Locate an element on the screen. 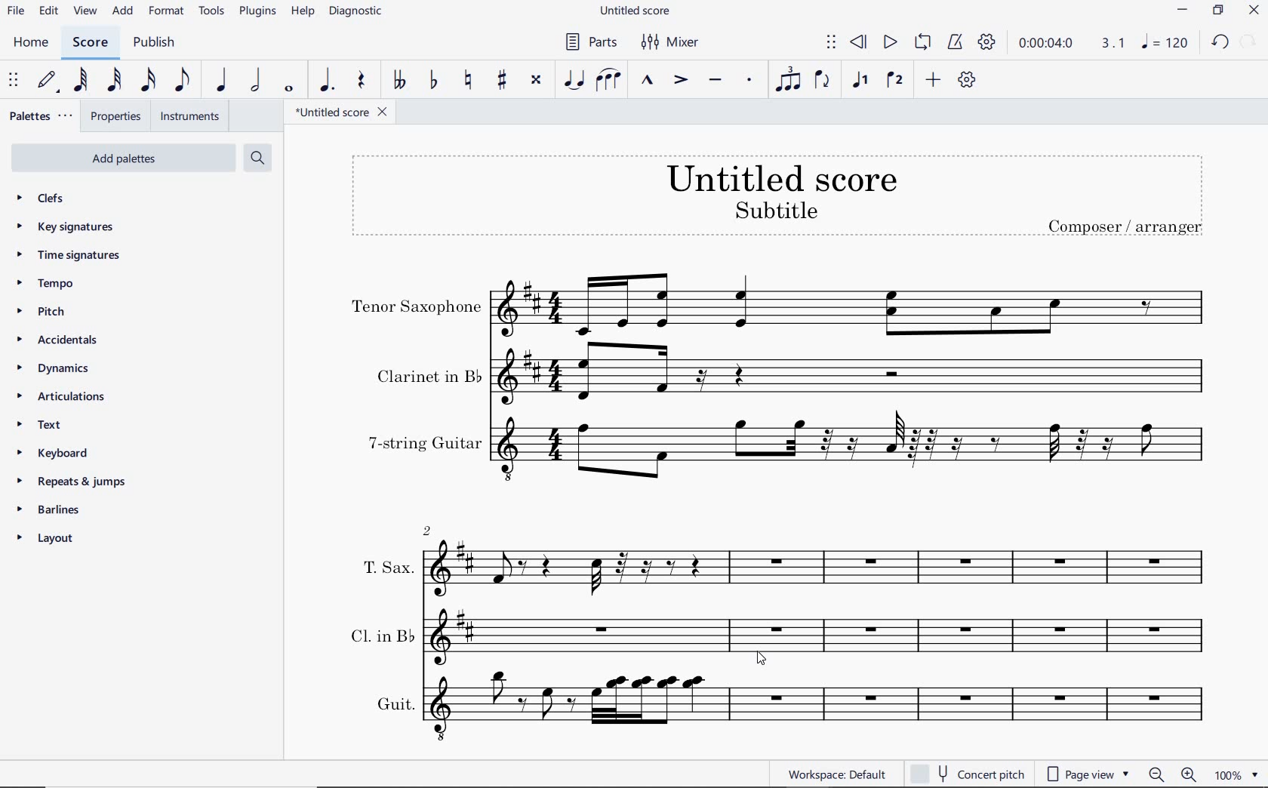 The height and width of the screenshot is (788, 1268). SELECT TO MOVE is located at coordinates (830, 42).